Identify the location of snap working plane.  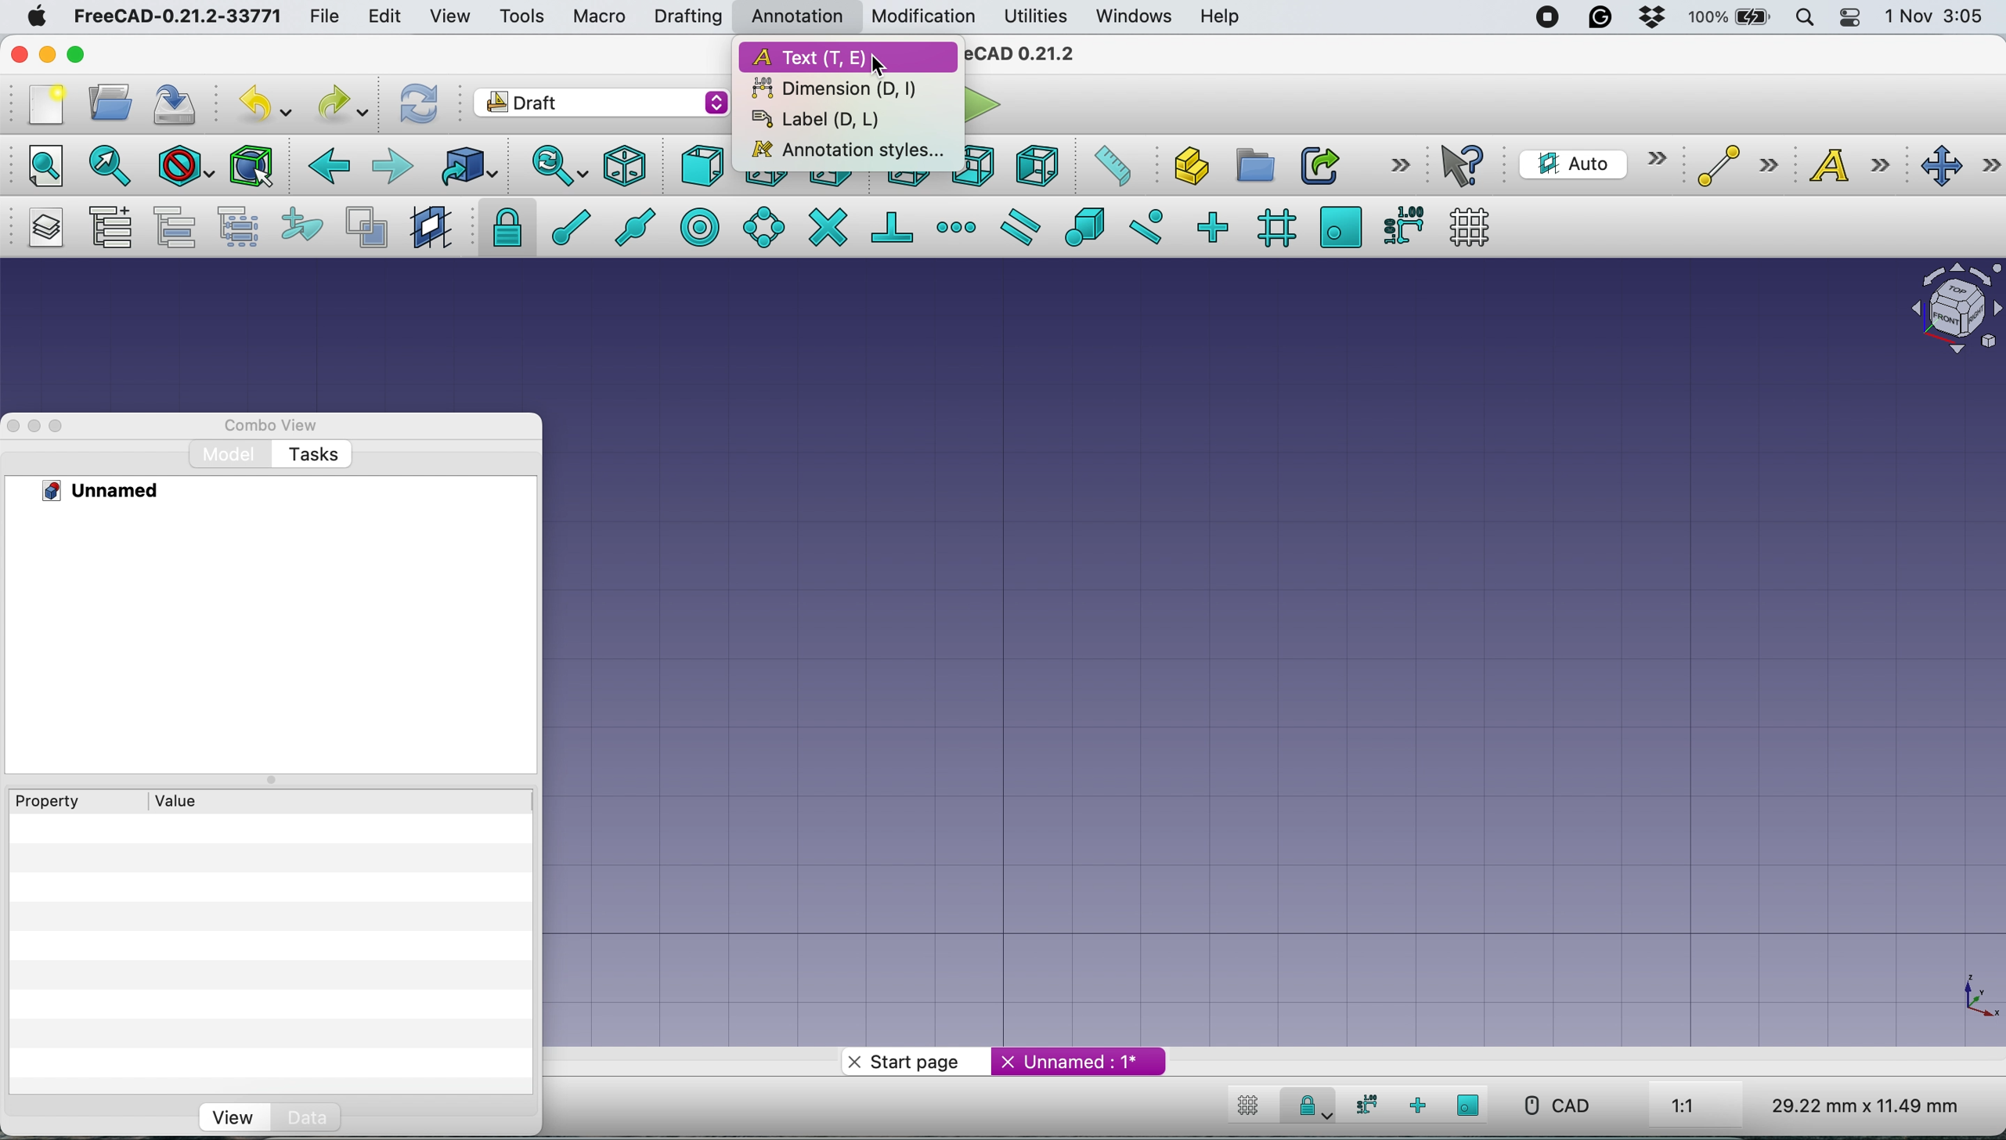
(1336, 225).